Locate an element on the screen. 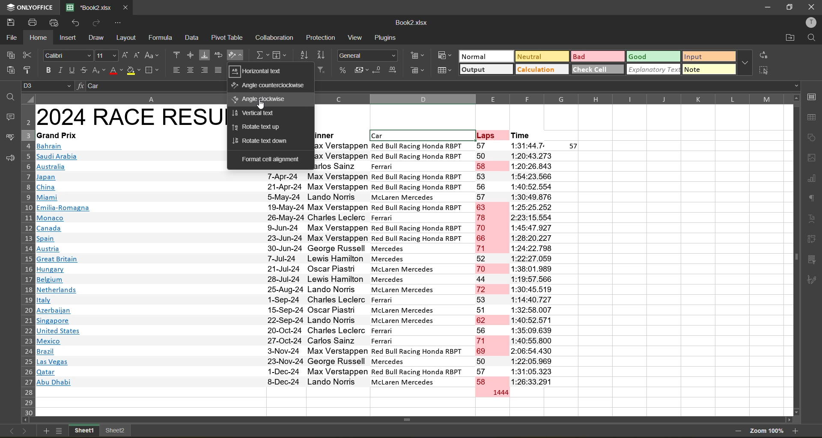 Image resolution: width=822 pixels, height=438 pixels. sheets list is located at coordinates (60, 432).